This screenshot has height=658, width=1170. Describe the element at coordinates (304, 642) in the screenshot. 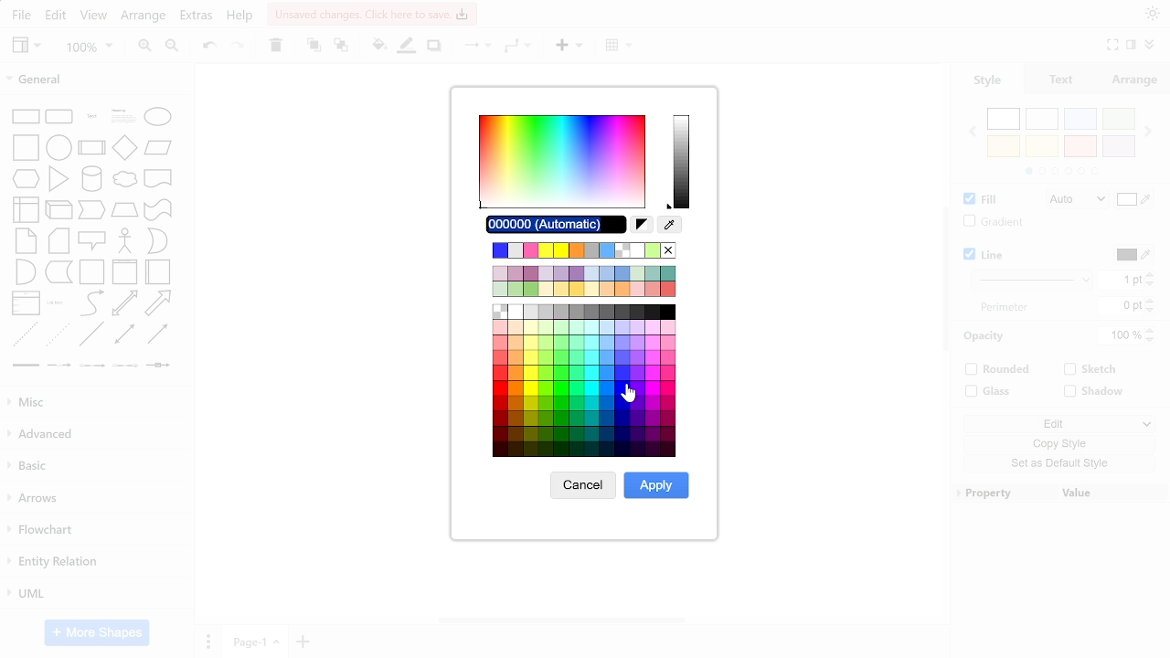

I see `insert page` at that location.